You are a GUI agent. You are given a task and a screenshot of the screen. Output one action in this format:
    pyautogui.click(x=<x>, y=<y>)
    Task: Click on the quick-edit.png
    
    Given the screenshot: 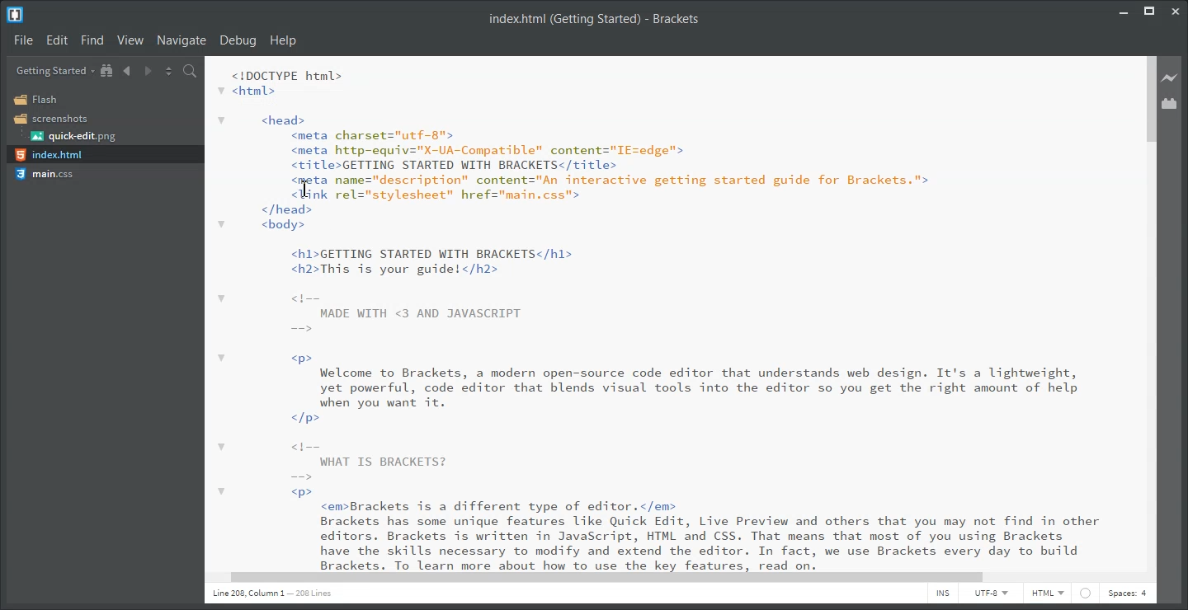 What is the action you would take?
    pyautogui.click(x=74, y=136)
    